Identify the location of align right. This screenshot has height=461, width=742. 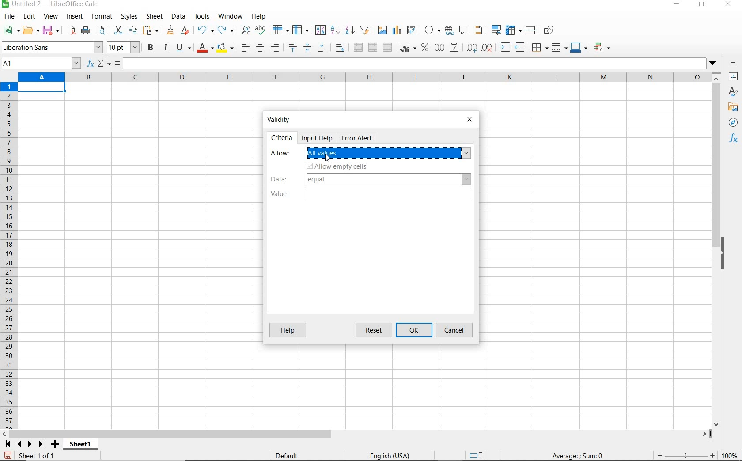
(276, 47).